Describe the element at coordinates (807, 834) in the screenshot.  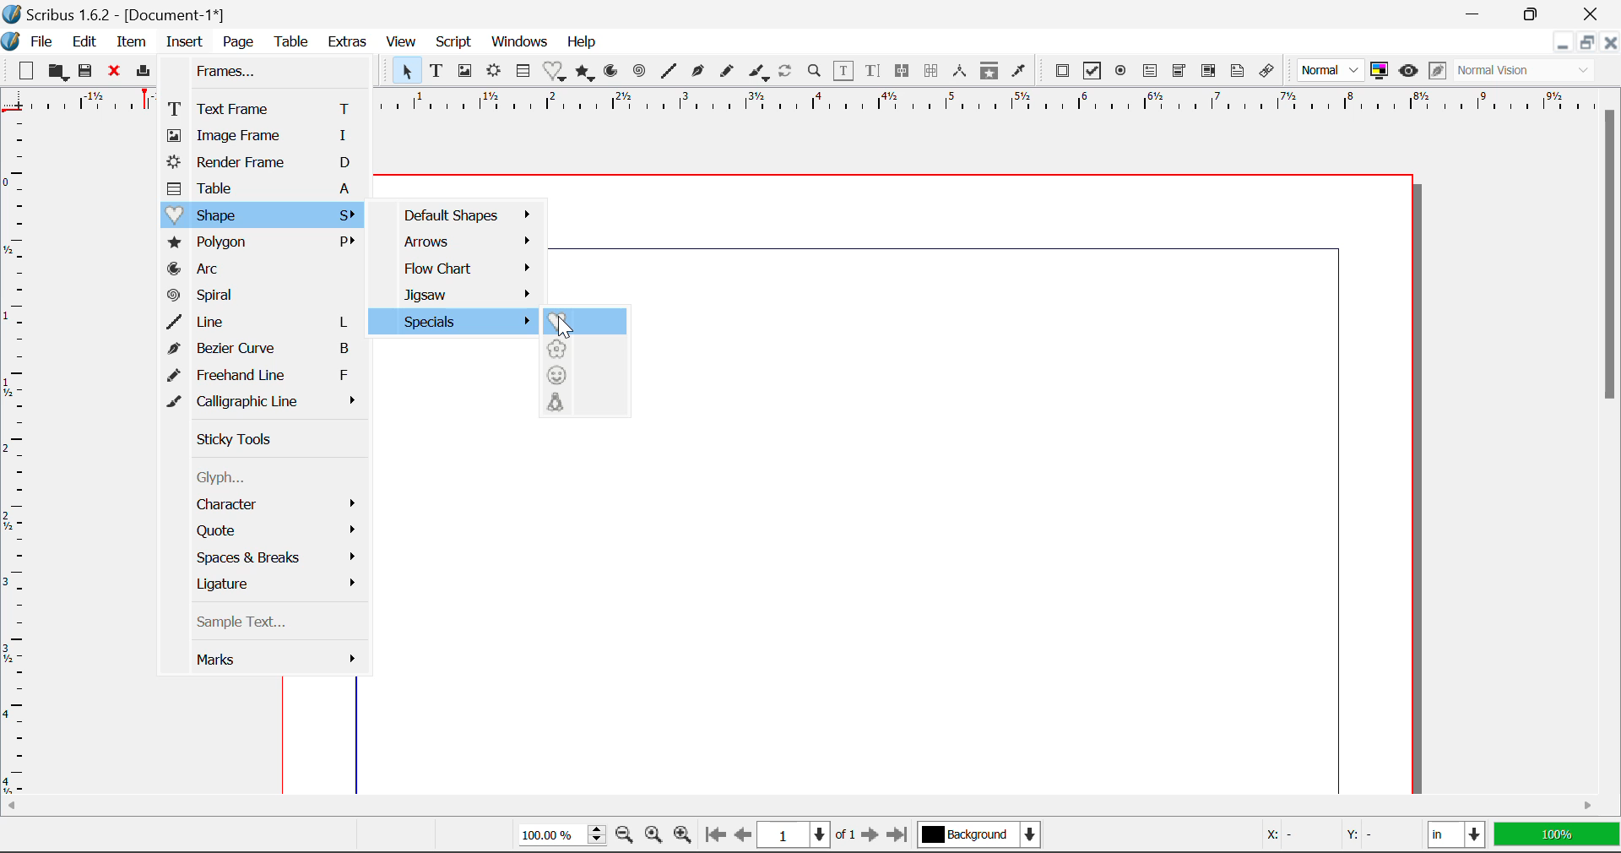
I see `1 of 1` at that location.